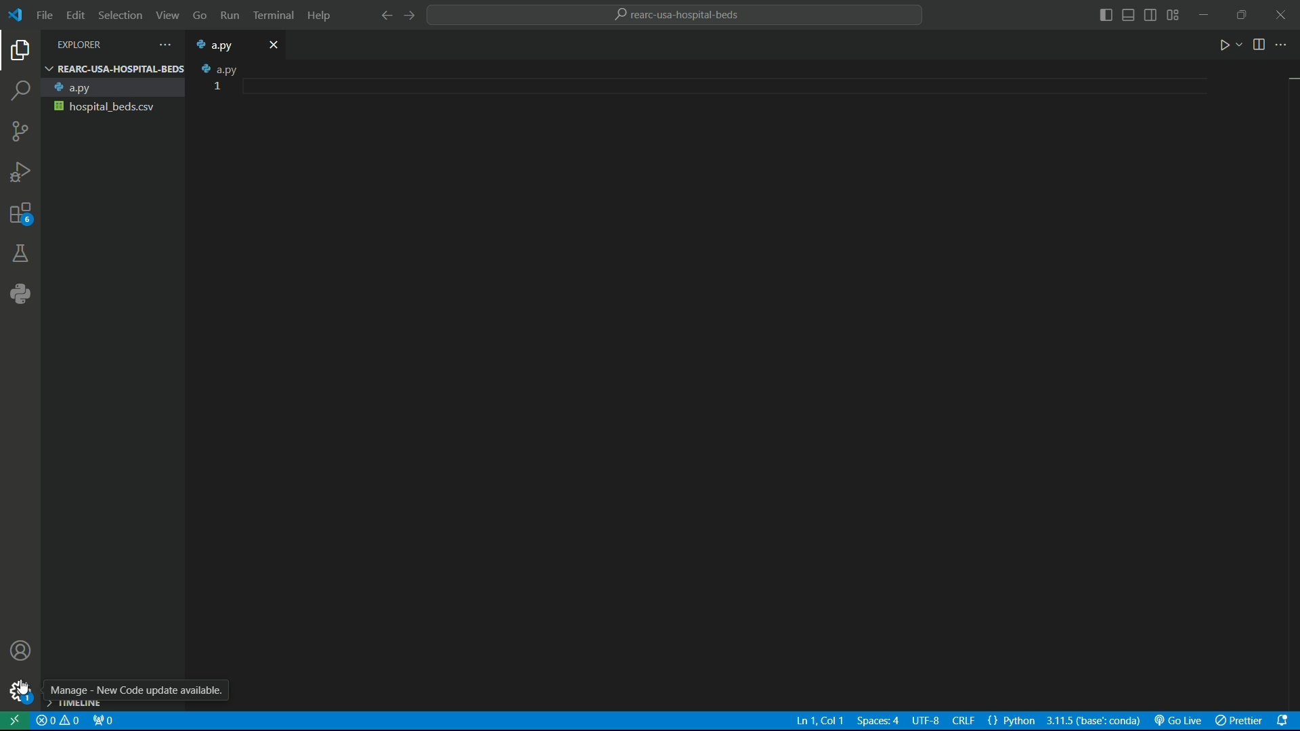  I want to click on no ports forwarded, so click(103, 722).